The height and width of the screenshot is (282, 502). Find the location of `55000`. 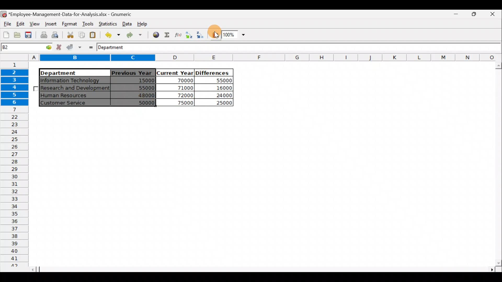

55000 is located at coordinates (221, 81).